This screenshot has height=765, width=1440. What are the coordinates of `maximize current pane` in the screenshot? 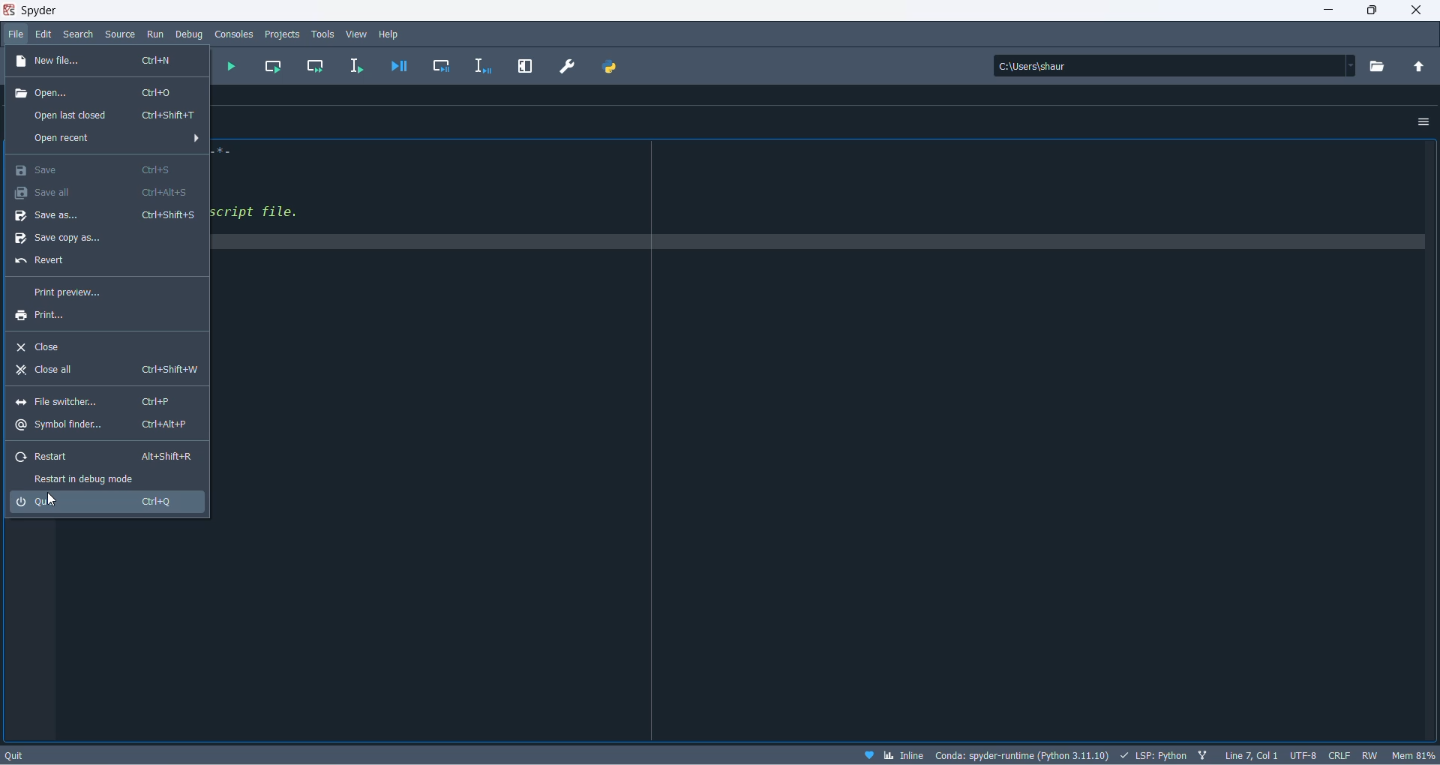 It's located at (526, 68).